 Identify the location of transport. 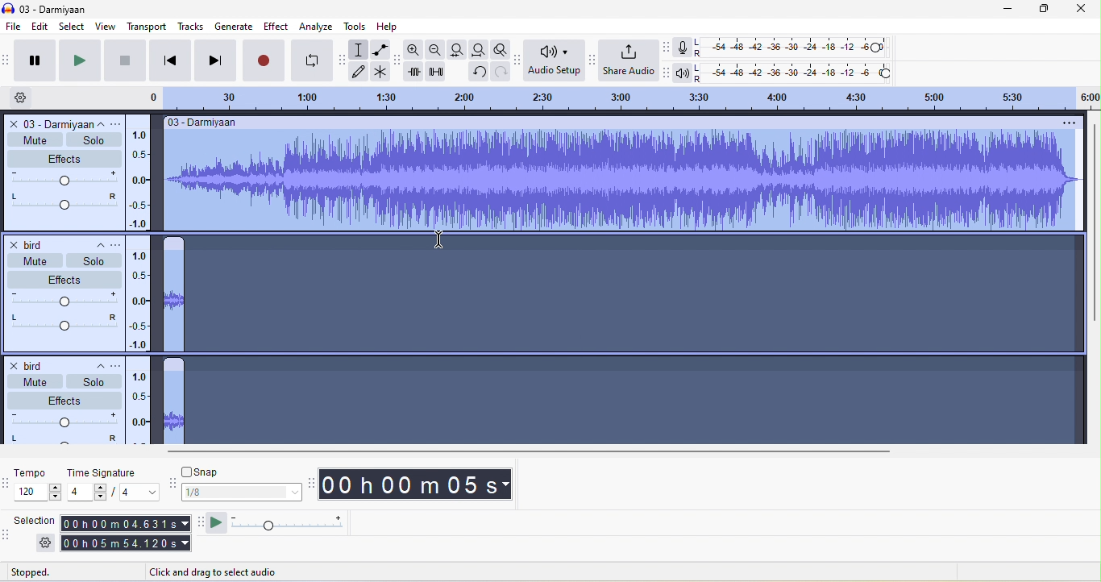
(143, 27).